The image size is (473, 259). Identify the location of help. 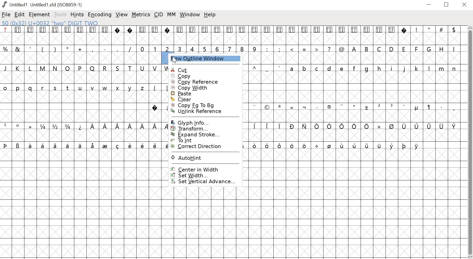
(210, 15).